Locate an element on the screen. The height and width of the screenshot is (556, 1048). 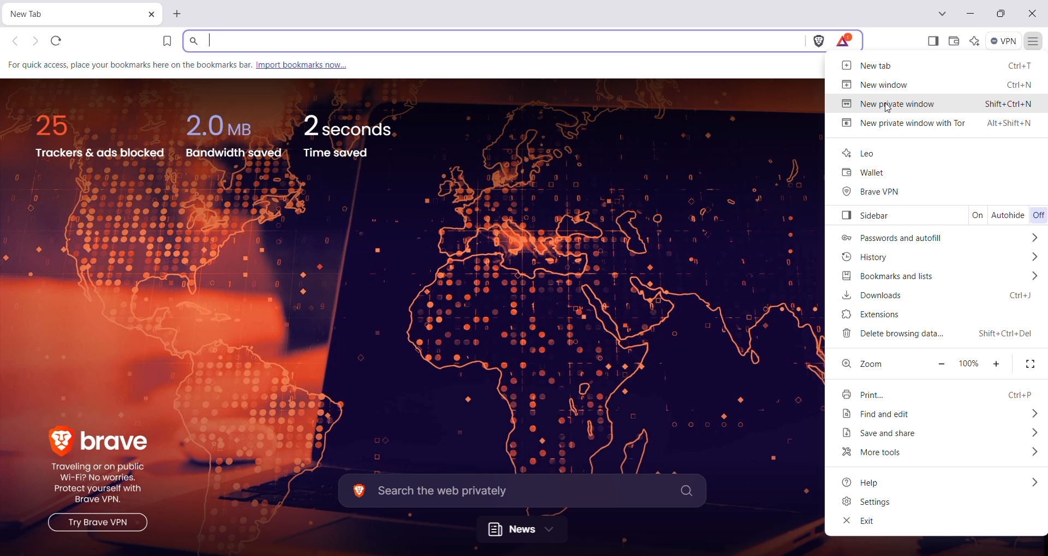
brave traveling or on public wi-fi? no worries, protect yourself with Brave VPN is located at coordinates (95, 478).